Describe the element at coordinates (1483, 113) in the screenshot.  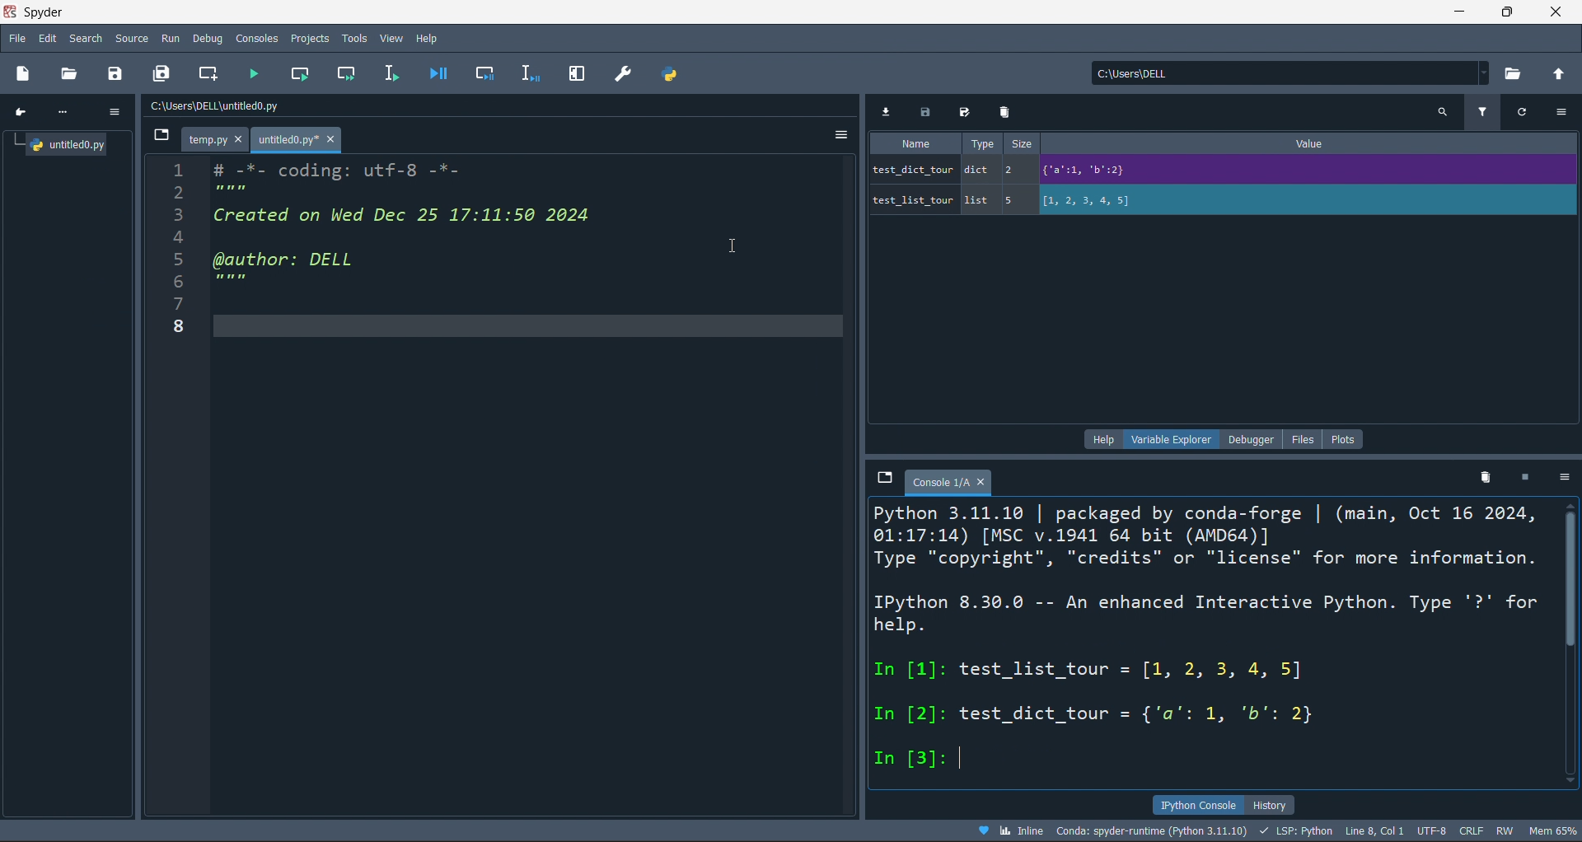
I see `filter` at that location.